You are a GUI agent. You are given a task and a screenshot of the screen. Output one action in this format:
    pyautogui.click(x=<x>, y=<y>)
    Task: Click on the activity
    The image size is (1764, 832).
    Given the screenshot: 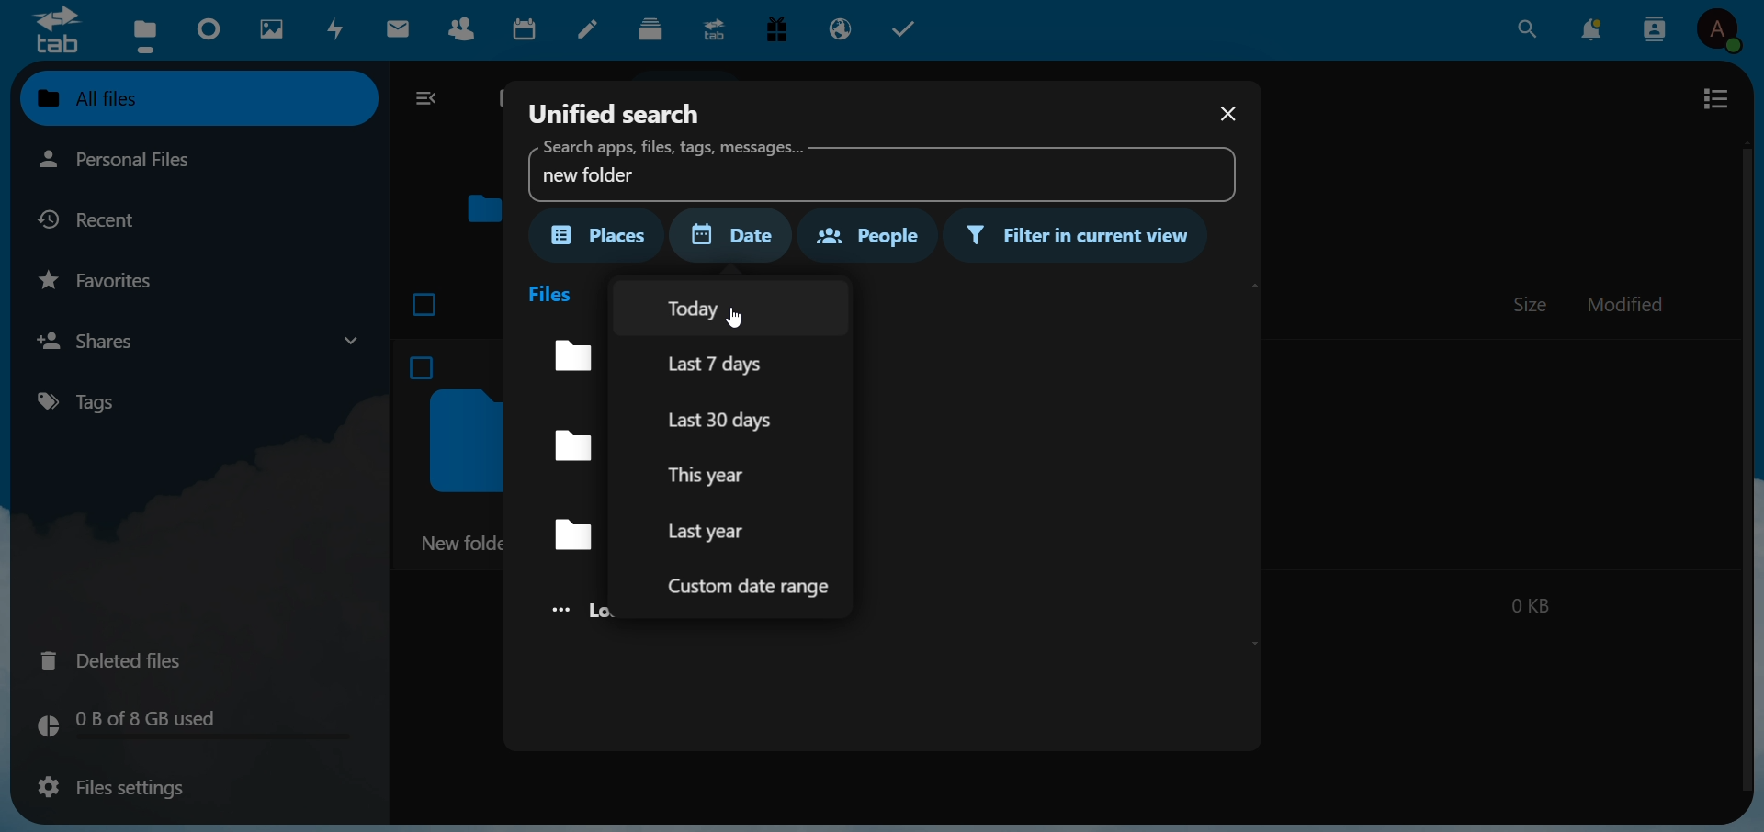 What is the action you would take?
    pyautogui.click(x=338, y=29)
    